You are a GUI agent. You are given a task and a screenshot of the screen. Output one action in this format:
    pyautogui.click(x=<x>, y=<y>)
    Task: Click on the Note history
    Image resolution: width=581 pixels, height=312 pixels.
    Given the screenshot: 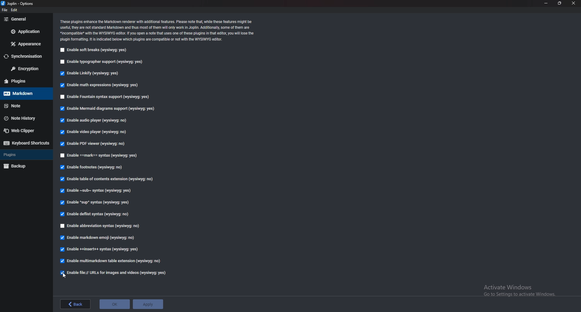 What is the action you would take?
    pyautogui.click(x=24, y=118)
    